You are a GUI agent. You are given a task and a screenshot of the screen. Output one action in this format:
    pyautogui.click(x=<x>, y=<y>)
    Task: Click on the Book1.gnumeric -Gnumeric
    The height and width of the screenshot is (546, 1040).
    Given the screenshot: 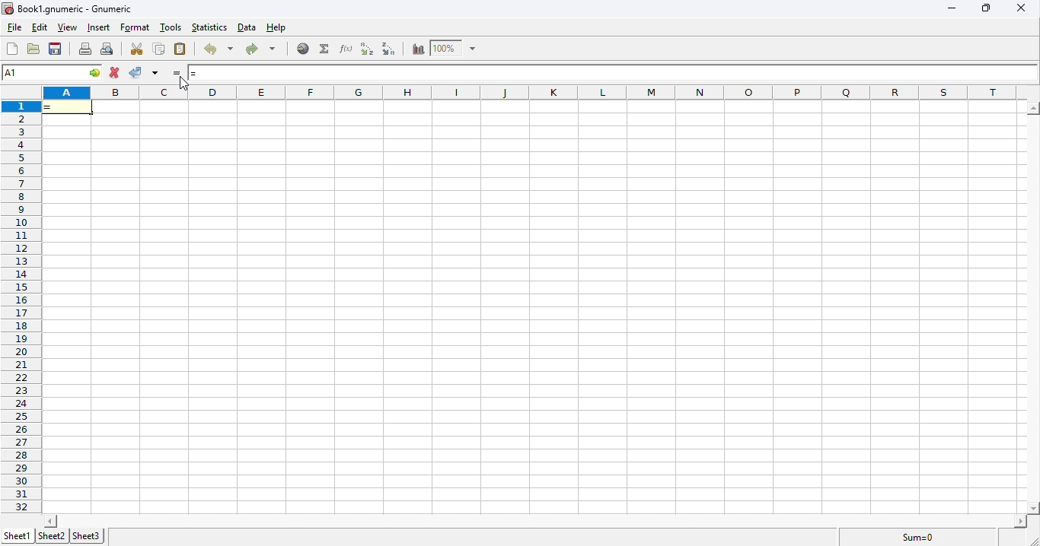 What is the action you would take?
    pyautogui.click(x=69, y=8)
    